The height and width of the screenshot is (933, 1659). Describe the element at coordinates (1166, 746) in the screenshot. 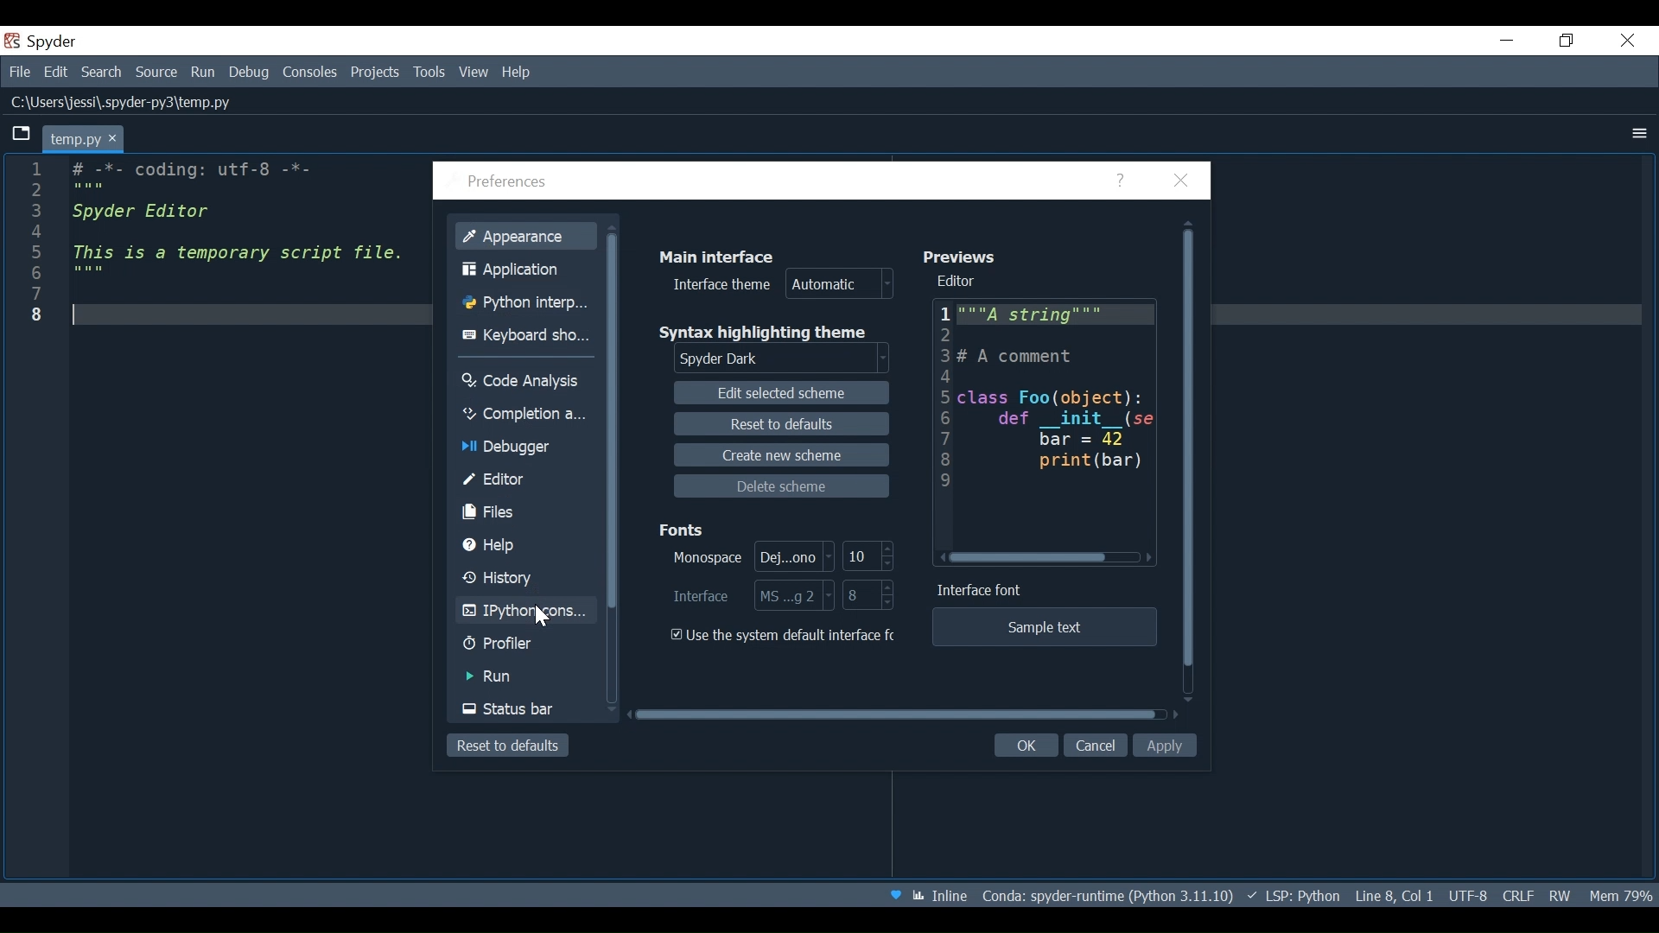

I see `Apply` at that location.